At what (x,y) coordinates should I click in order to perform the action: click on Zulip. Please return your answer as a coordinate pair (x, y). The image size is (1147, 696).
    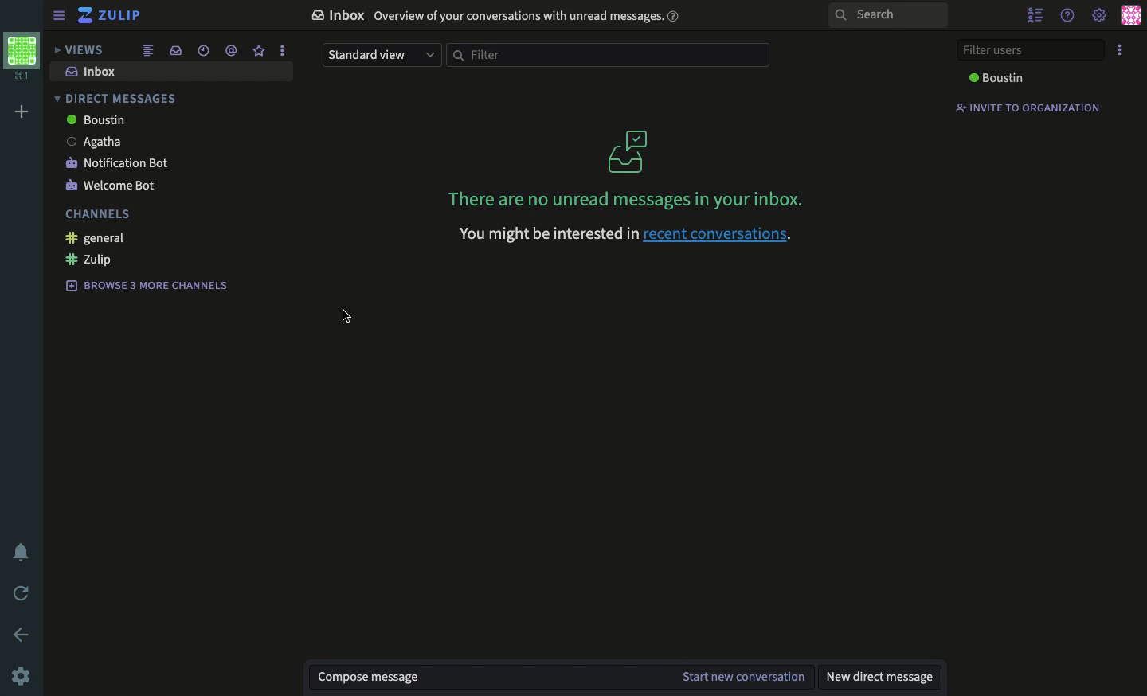
    Looking at the image, I should click on (104, 260).